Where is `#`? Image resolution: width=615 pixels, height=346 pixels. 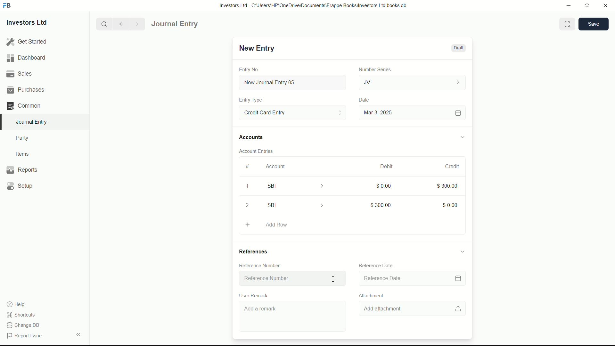 # is located at coordinates (248, 166).